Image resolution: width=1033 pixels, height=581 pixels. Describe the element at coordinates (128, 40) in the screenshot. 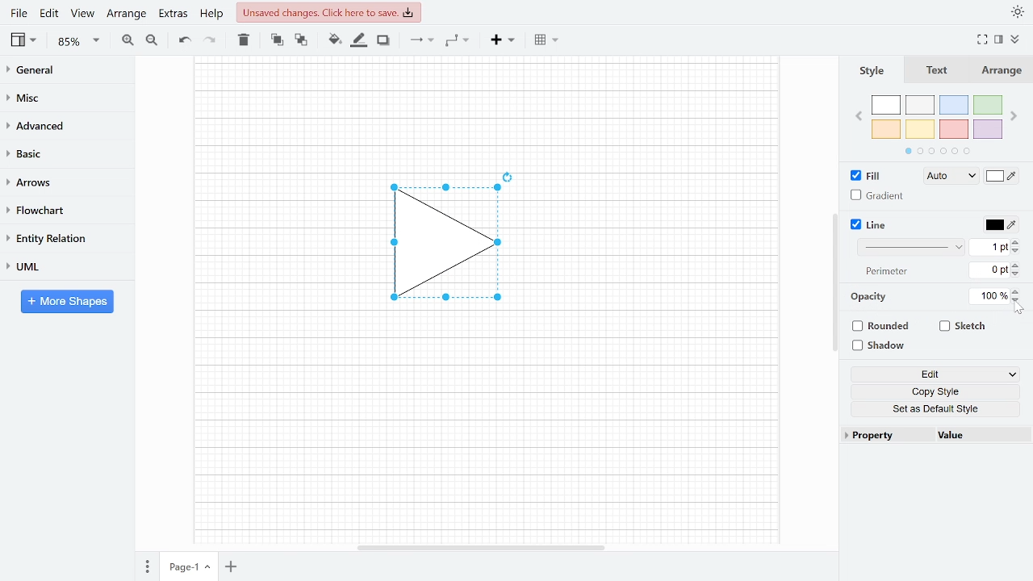

I see `Zoom in` at that location.